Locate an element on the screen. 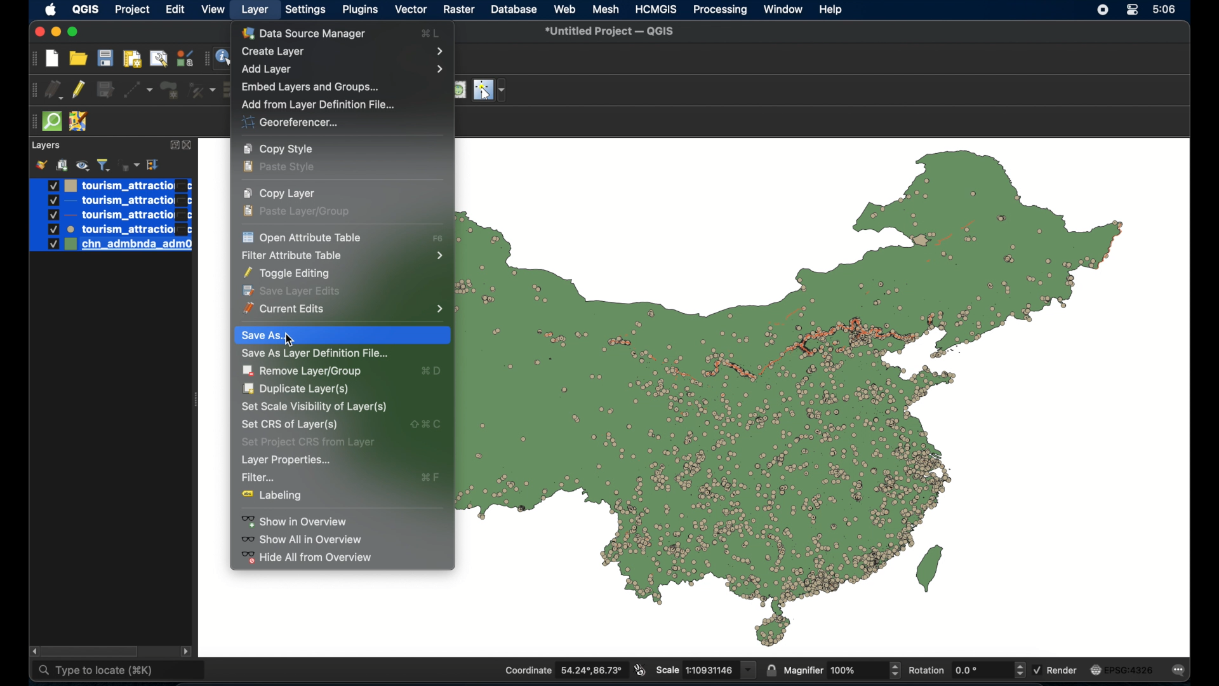 The height and width of the screenshot is (686, 1219). sectors of layer is located at coordinates (291, 424).